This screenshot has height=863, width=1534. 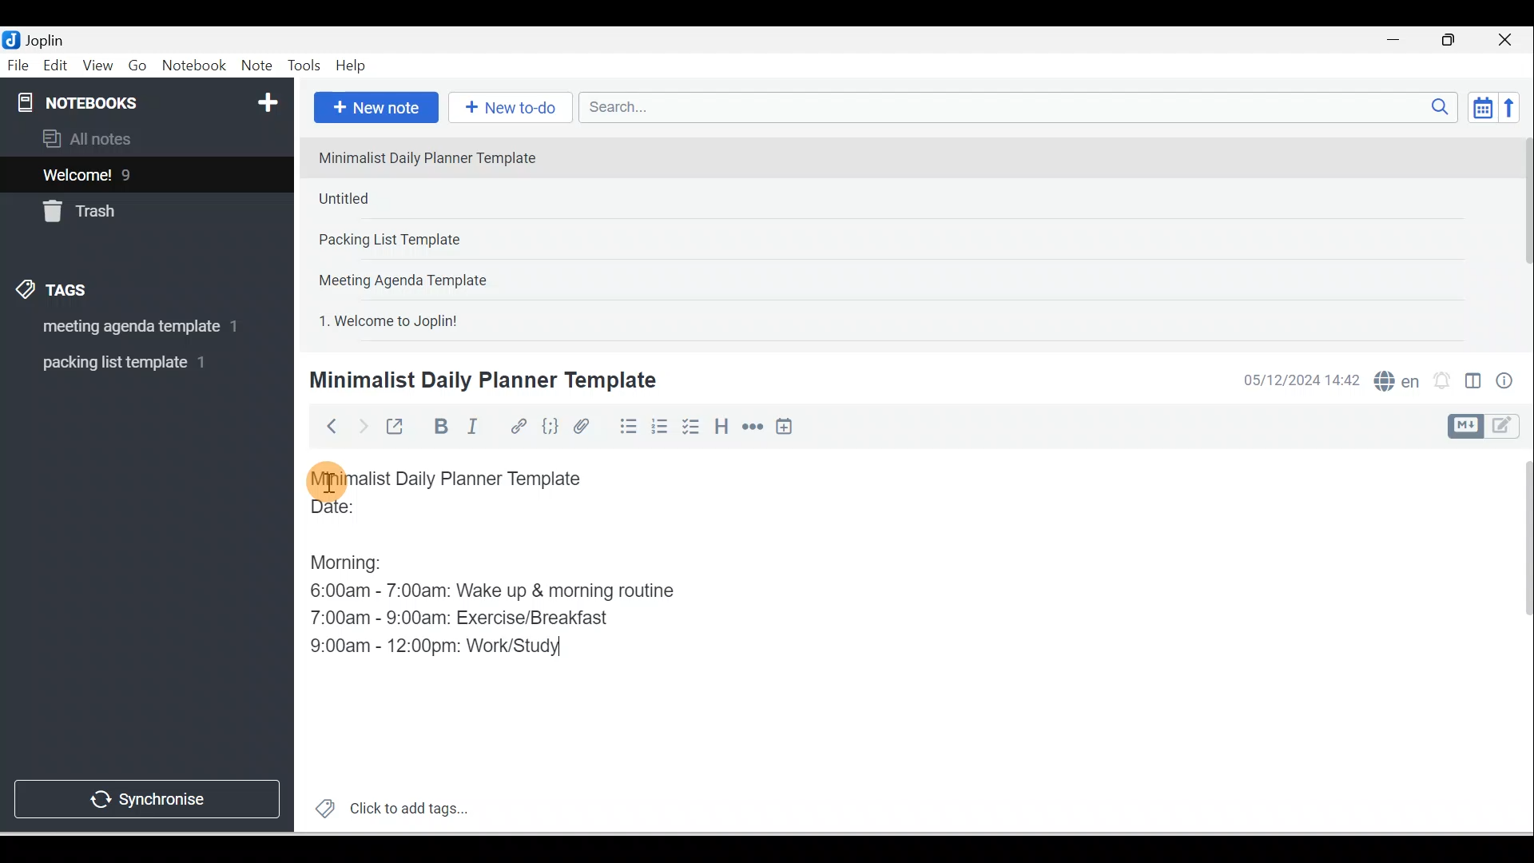 I want to click on All notes, so click(x=145, y=138).